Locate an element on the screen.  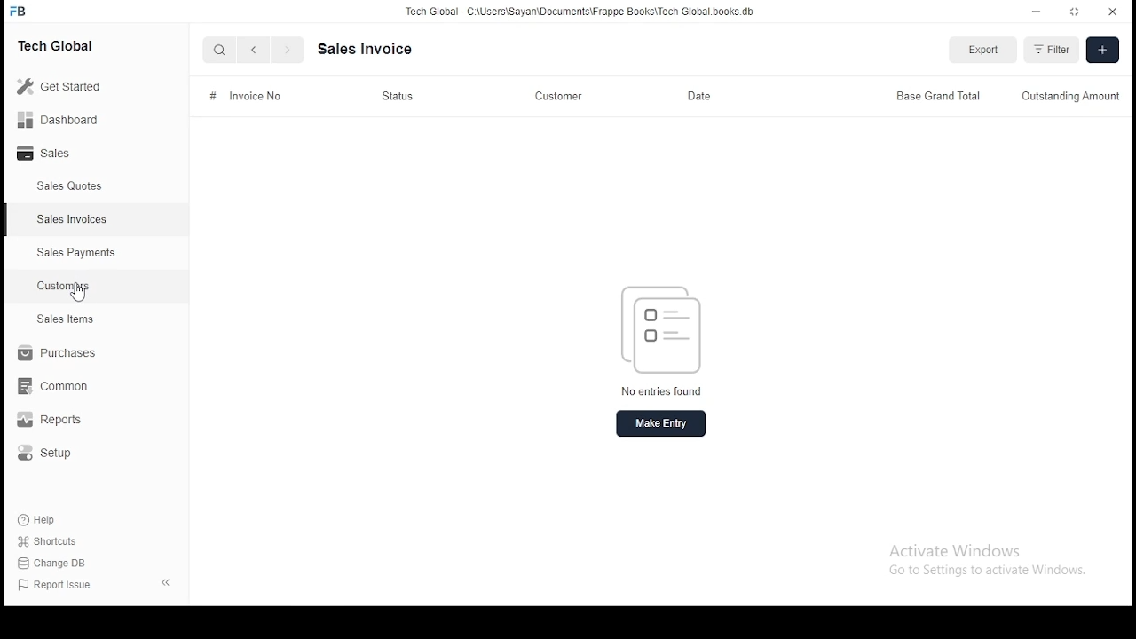
status is located at coordinates (398, 97).